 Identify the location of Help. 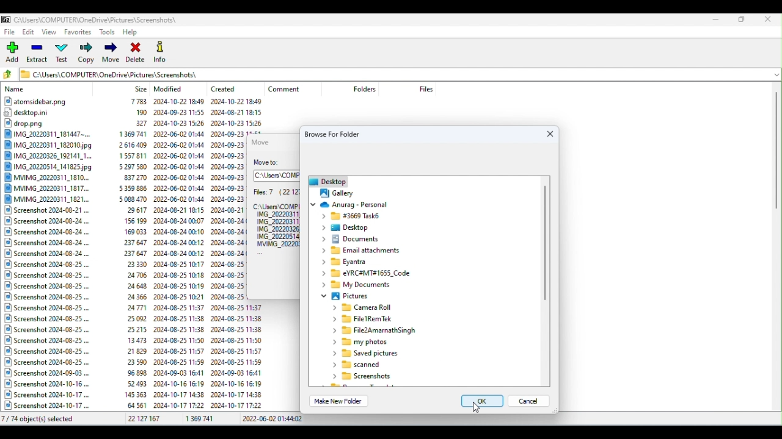
(133, 31).